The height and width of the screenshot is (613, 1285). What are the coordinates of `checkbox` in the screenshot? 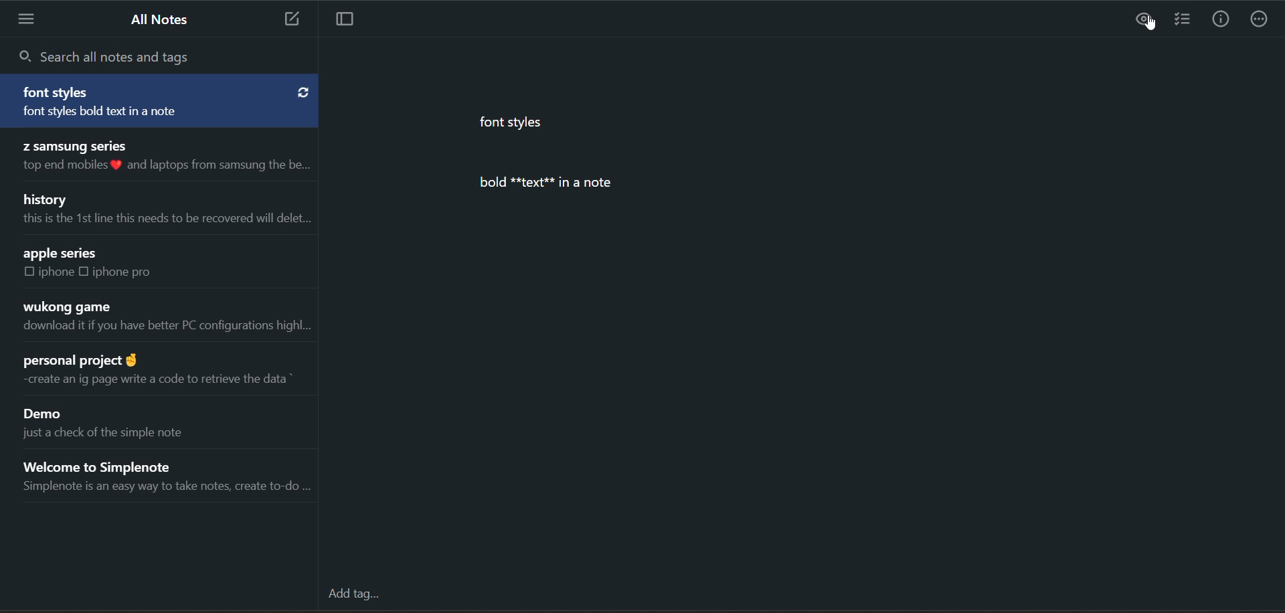 It's located at (29, 272).